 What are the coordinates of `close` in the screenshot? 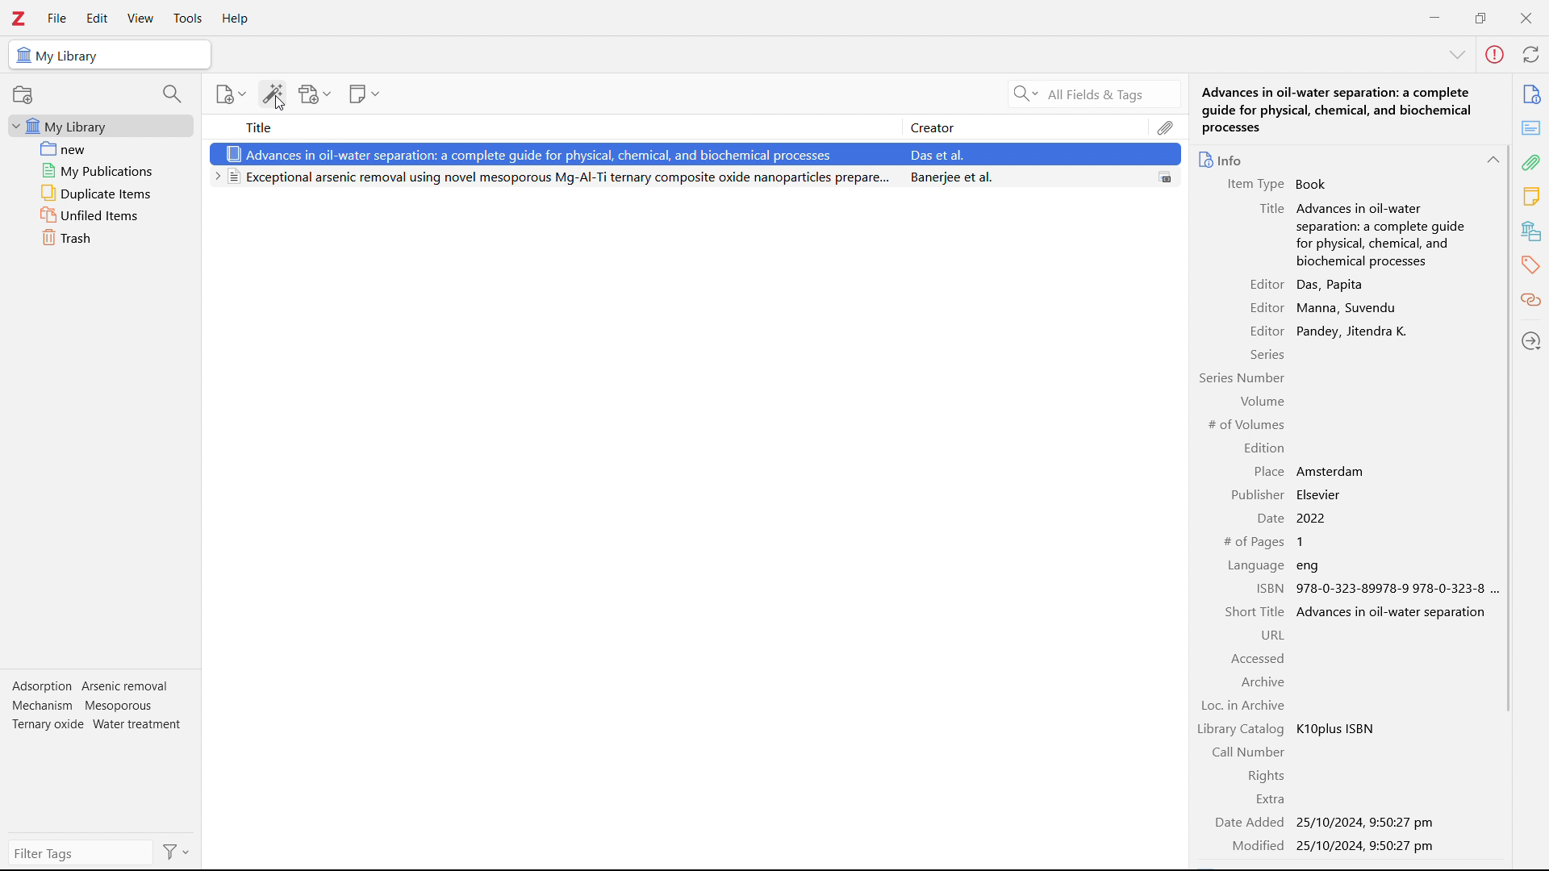 It's located at (1525, 18).